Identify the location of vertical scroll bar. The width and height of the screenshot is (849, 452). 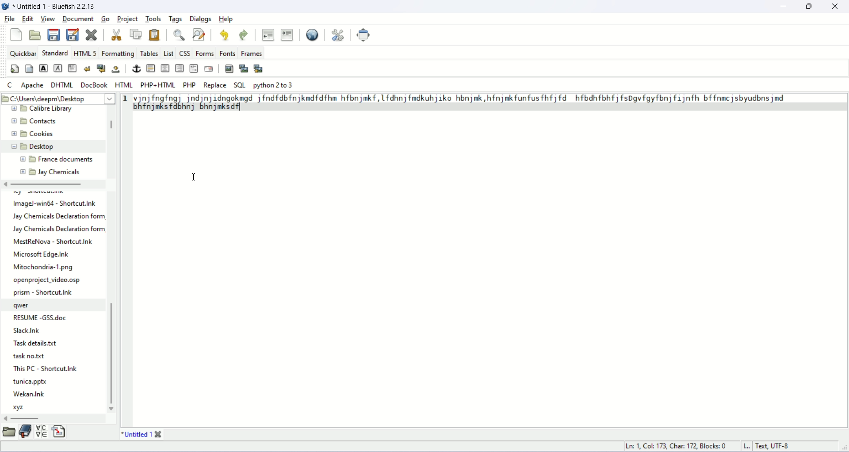
(111, 126).